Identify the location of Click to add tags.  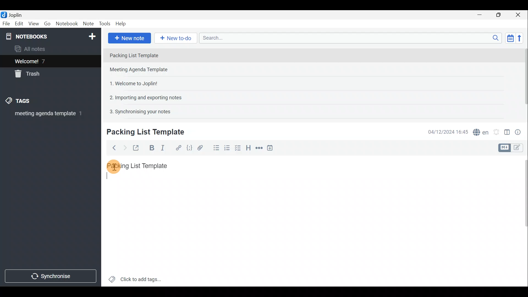
(135, 278).